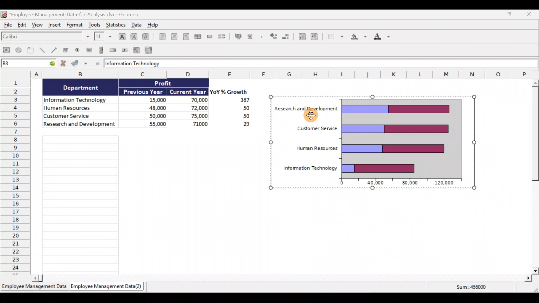 Image resolution: width=539 pixels, height=303 pixels. What do you see at coordinates (117, 24) in the screenshot?
I see `Statistics` at bounding box center [117, 24].